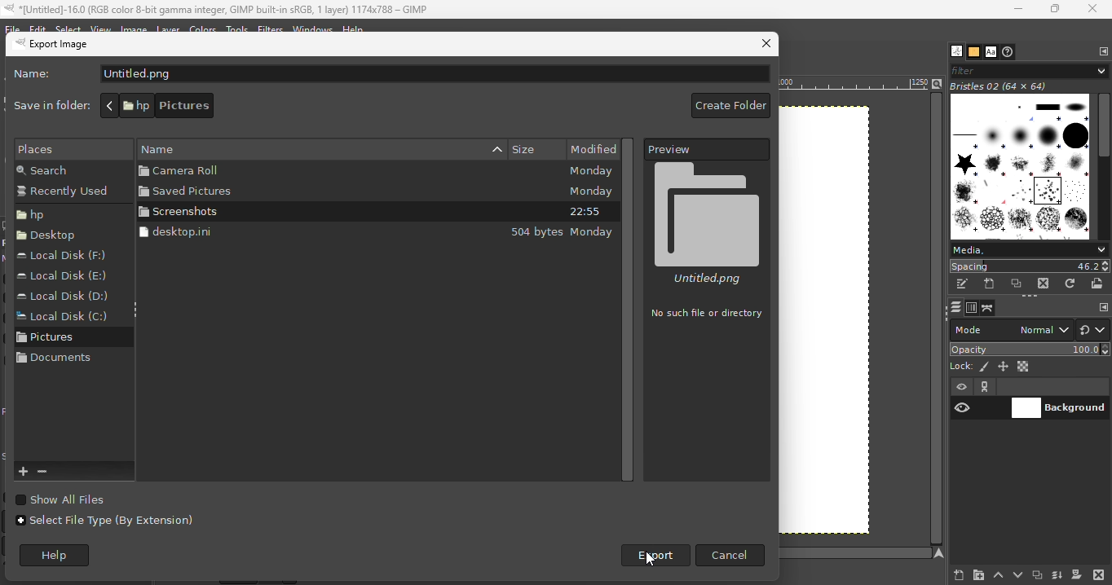 The width and height of the screenshot is (1112, 585). What do you see at coordinates (1025, 367) in the screenshot?
I see `Lock alpha channel` at bounding box center [1025, 367].